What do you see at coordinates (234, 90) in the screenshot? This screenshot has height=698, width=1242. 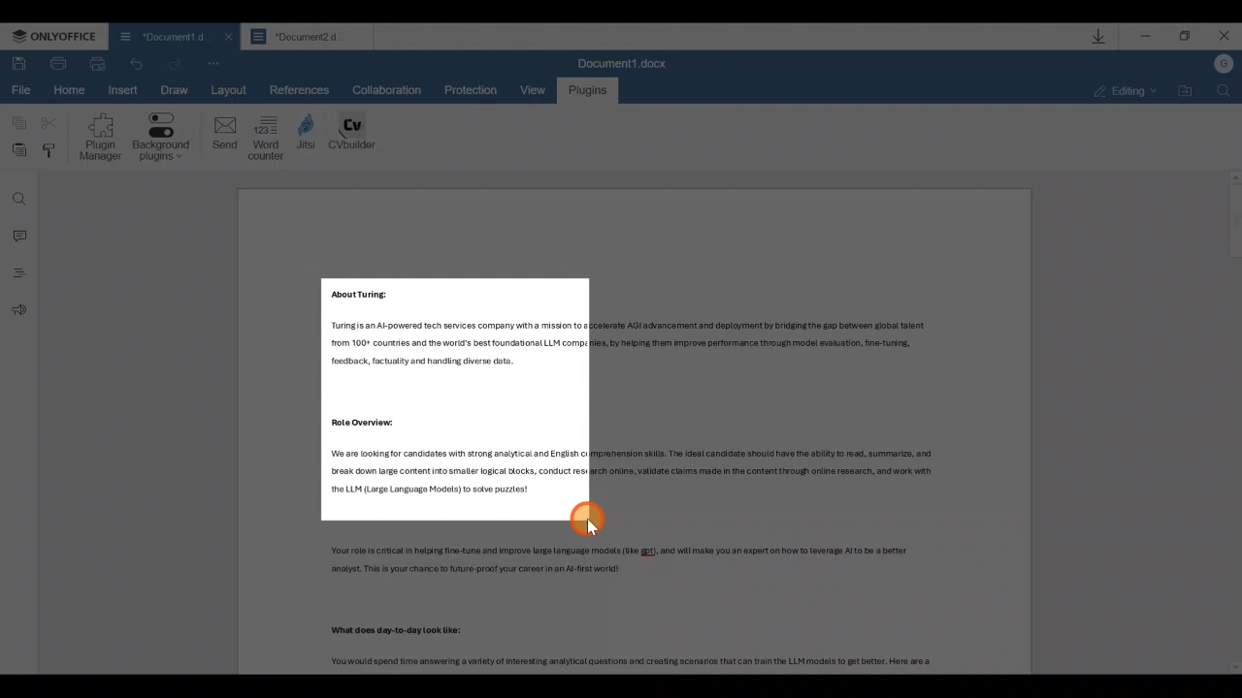 I see `Layout` at bounding box center [234, 90].